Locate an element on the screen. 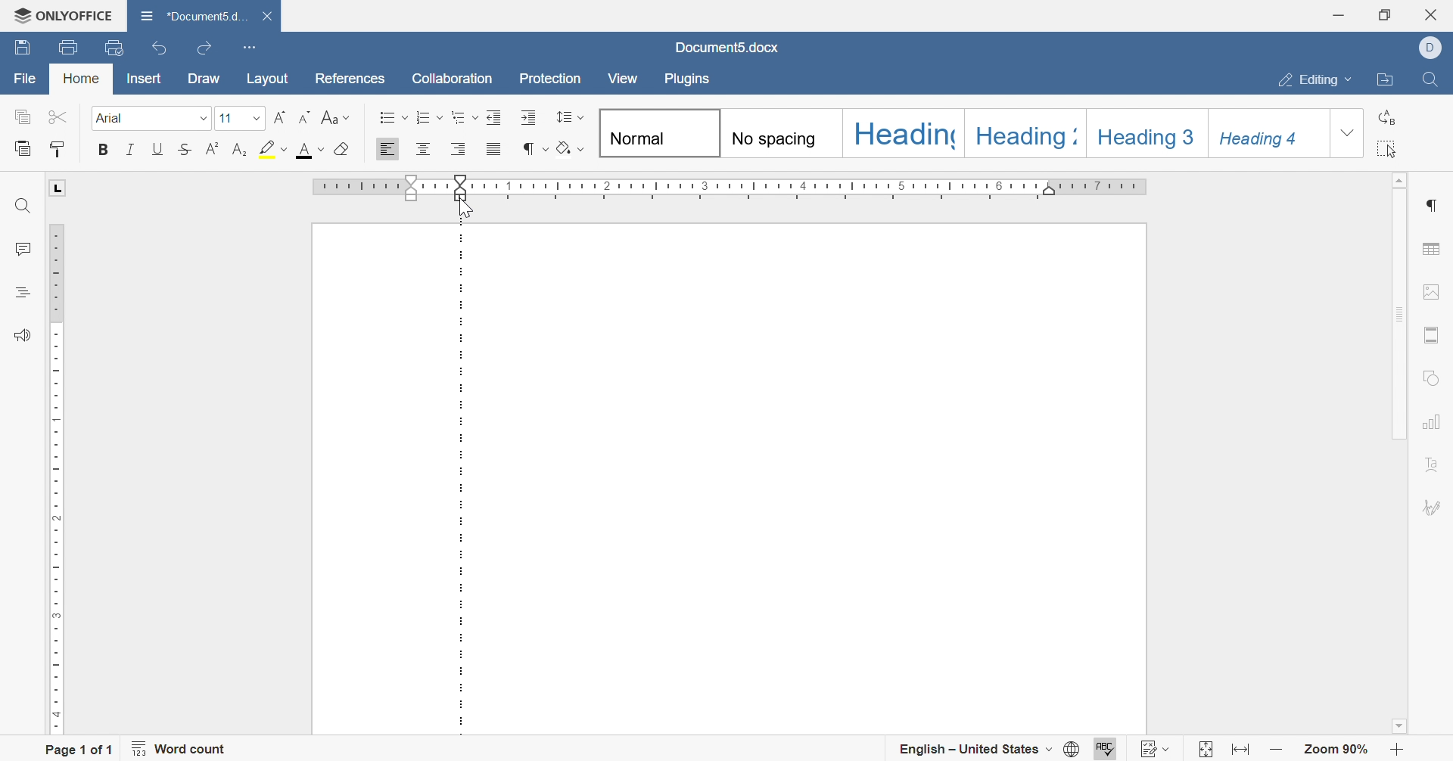 The width and height of the screenshot is (1453, 761). slider is located at coordinates (461, 182).